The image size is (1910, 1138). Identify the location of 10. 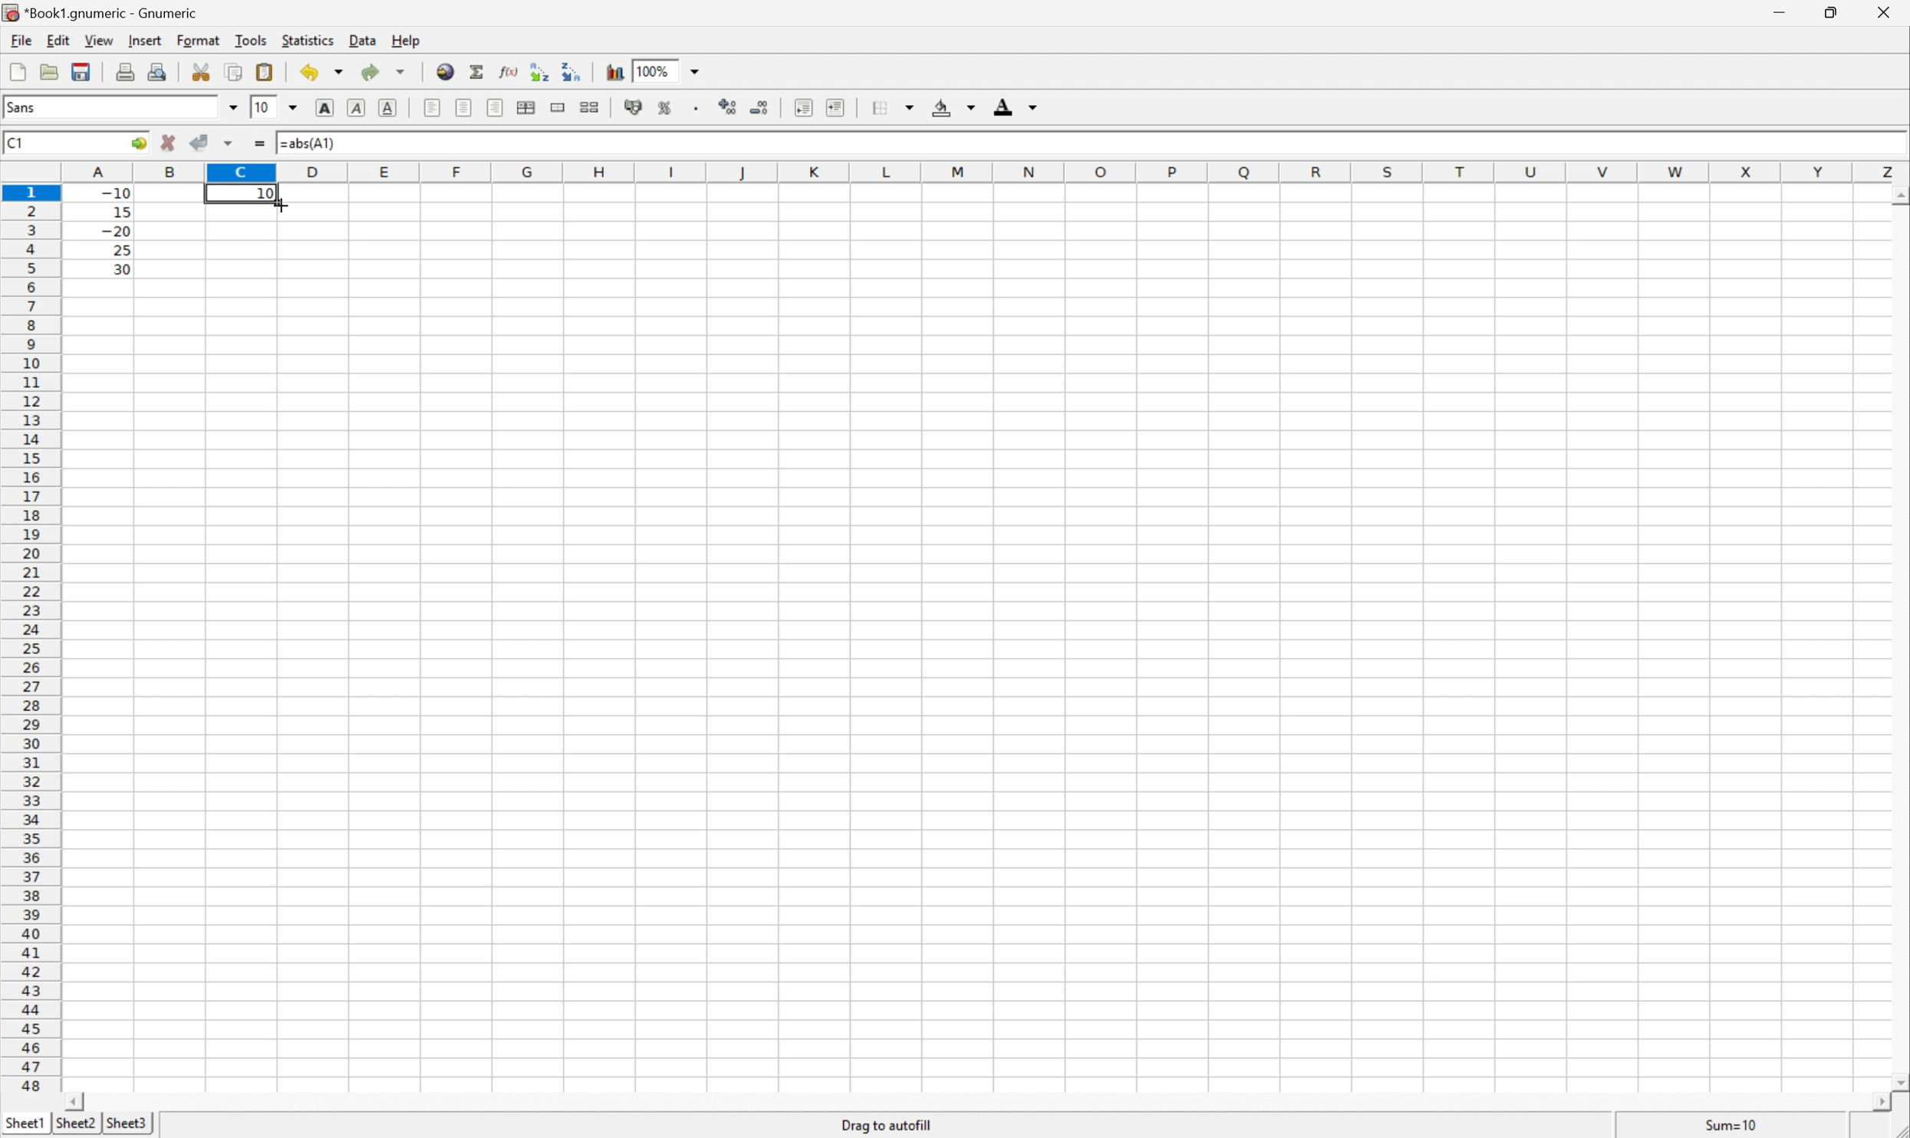
(266, 192).